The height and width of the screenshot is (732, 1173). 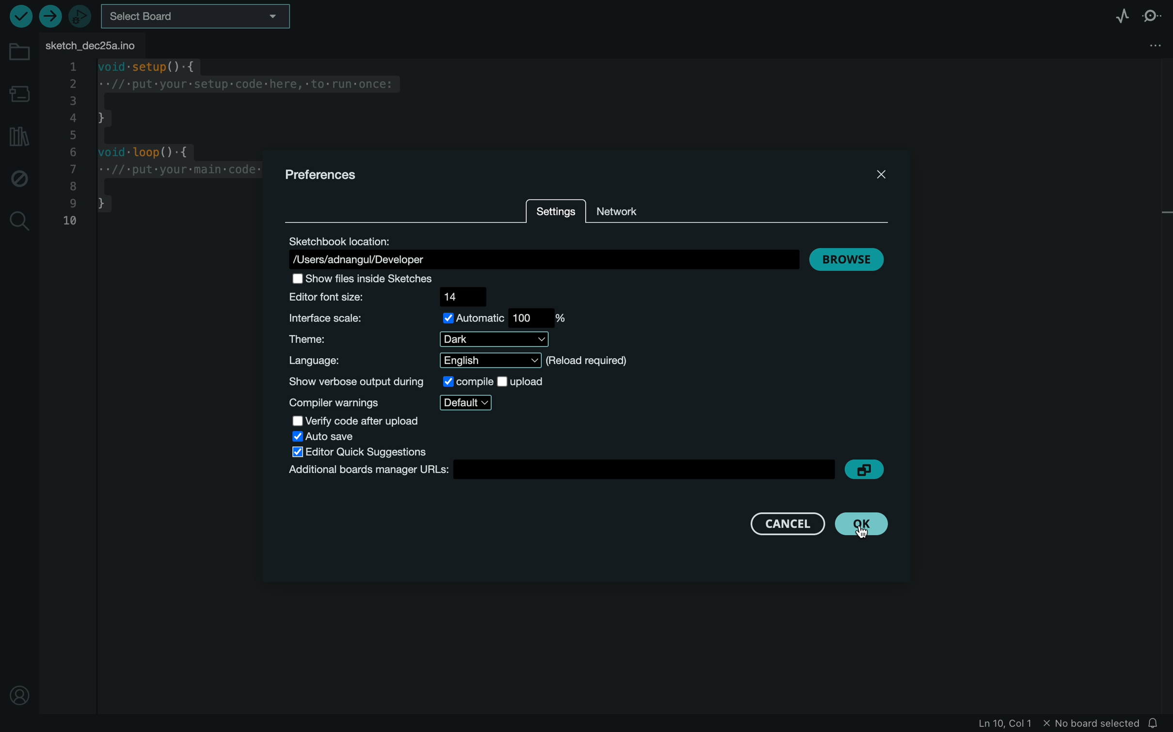 What do you see at coordinates (158, 150) in the screenshot?
I see `code` at bounding box center [158, 150].